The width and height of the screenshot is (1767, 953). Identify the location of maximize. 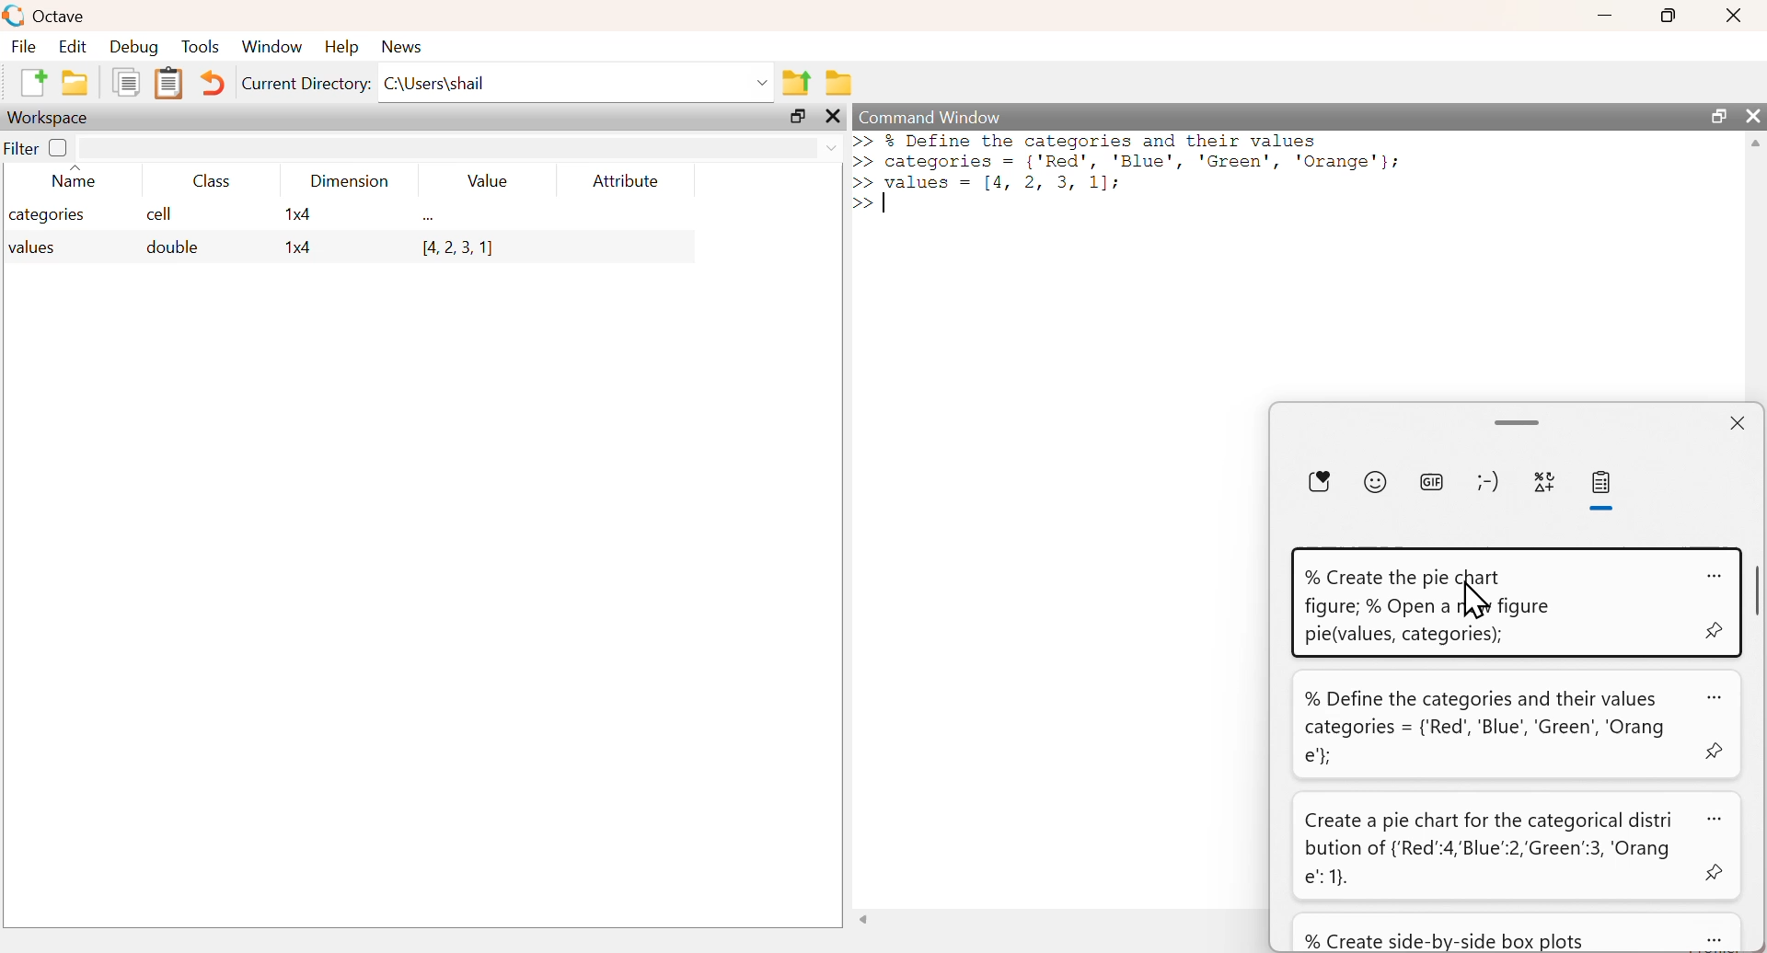
(1668, 15).